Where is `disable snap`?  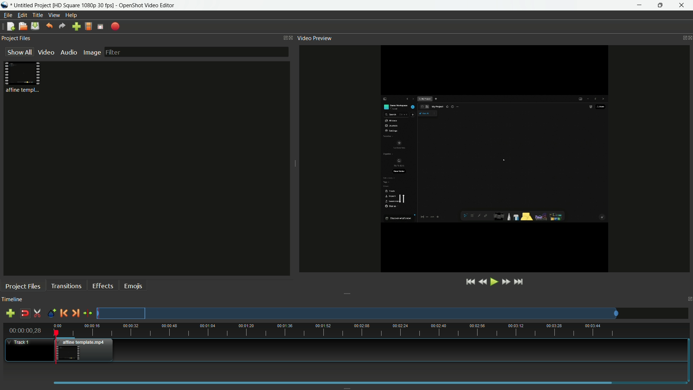 disable snap is located at coordinates (25, 313).